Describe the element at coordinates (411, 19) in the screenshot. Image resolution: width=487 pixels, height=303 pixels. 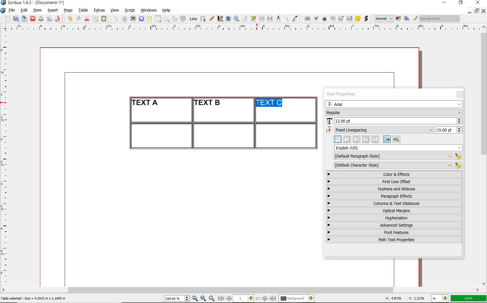
I see `preview mode` at that location.